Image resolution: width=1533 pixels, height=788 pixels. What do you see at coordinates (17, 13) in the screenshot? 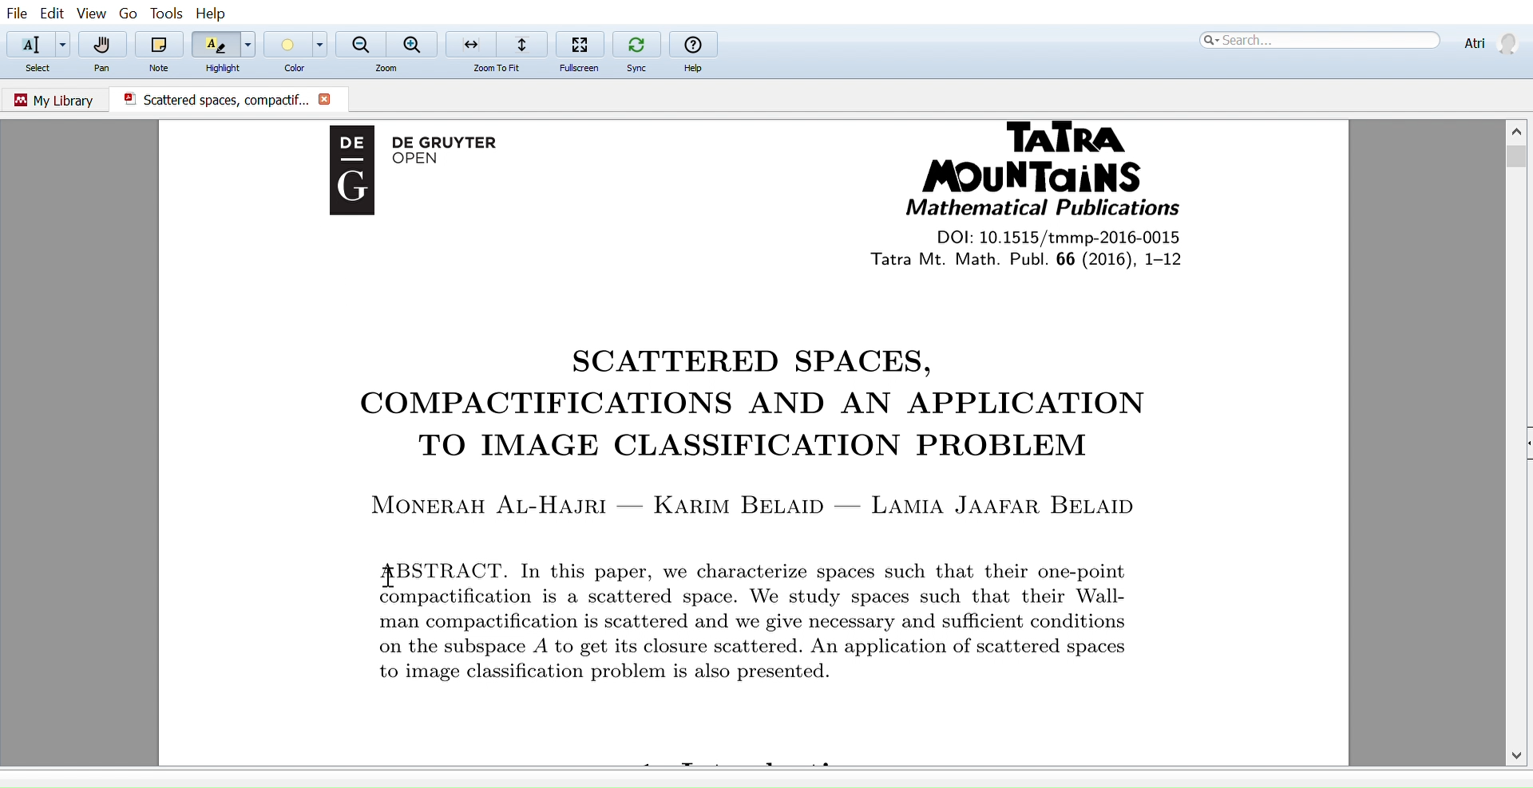
I see `File` at bounding box center [17, 13].